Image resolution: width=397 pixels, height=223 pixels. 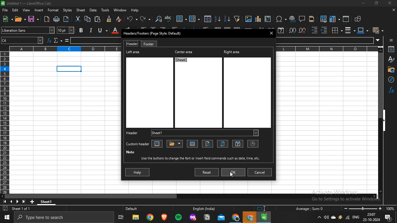 What do you see at coordinates (252, 143) in the screenshot?
I see `tiime` at bounding box center [252, 143].